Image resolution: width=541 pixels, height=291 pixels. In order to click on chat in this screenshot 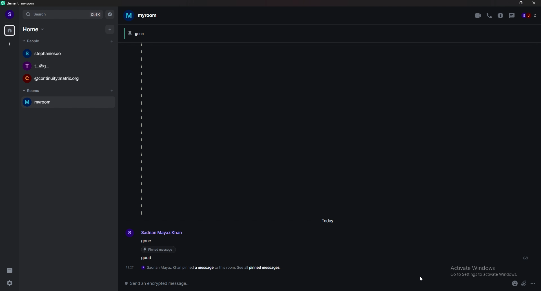, I will do `click(66, 66)`.